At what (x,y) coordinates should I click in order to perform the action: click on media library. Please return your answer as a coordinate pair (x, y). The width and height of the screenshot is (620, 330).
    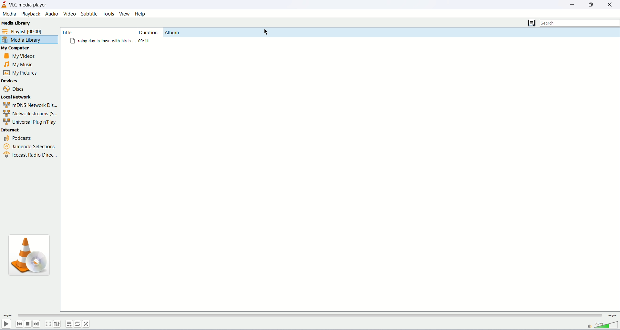
    Looking at the image, I should click on (29, 40).